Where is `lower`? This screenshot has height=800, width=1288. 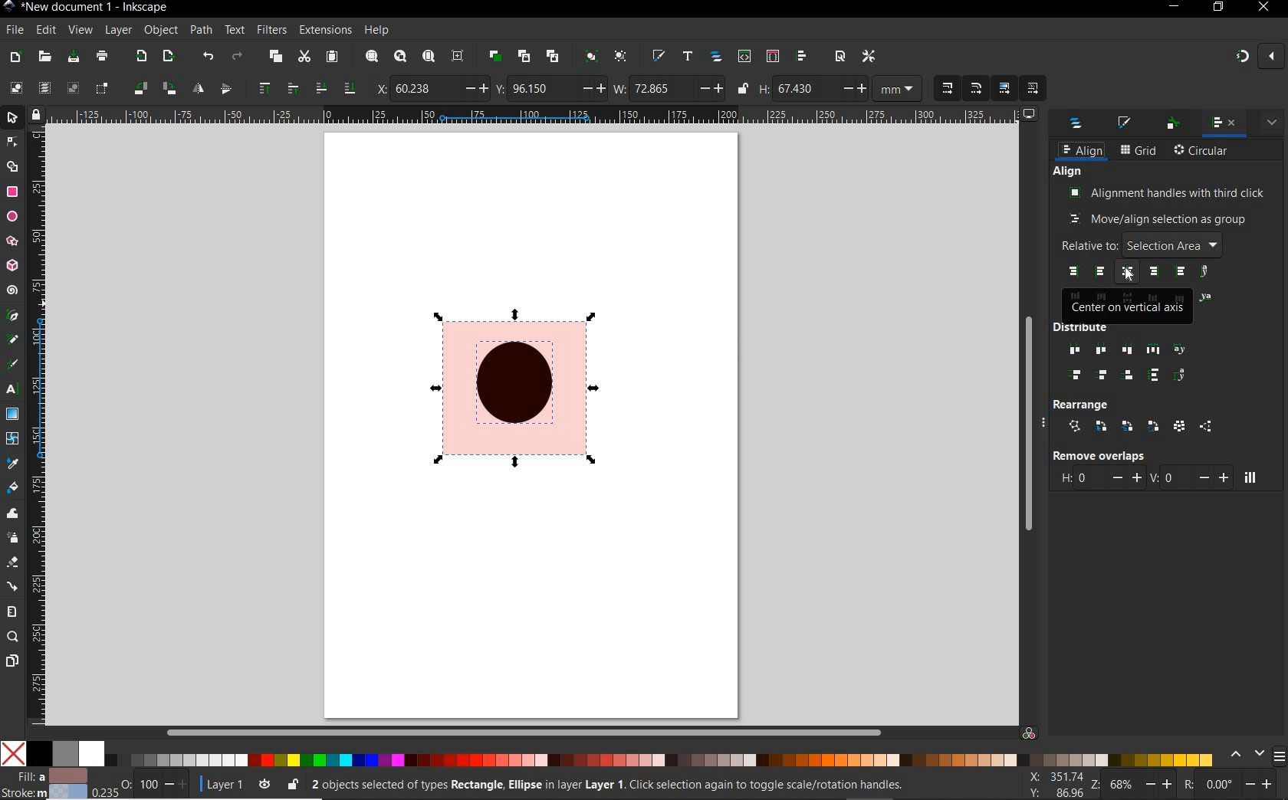 lower is located at coordinates (321, 89).